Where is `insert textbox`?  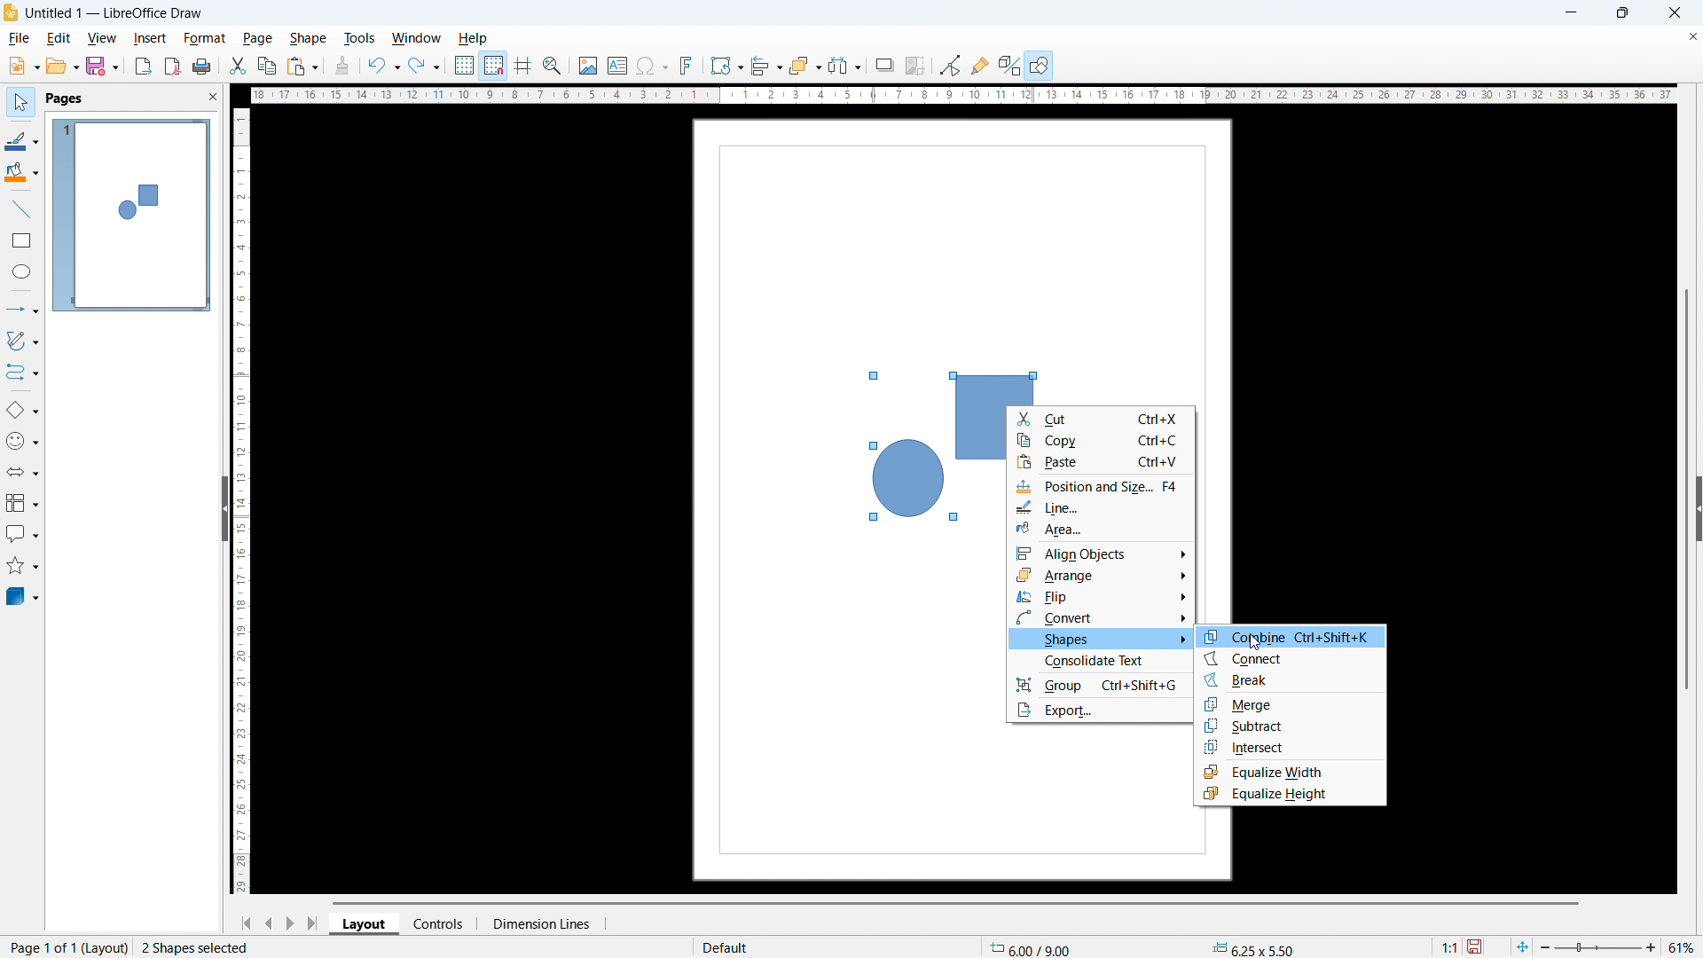
insert textbox is located at coordinates (617, 65).